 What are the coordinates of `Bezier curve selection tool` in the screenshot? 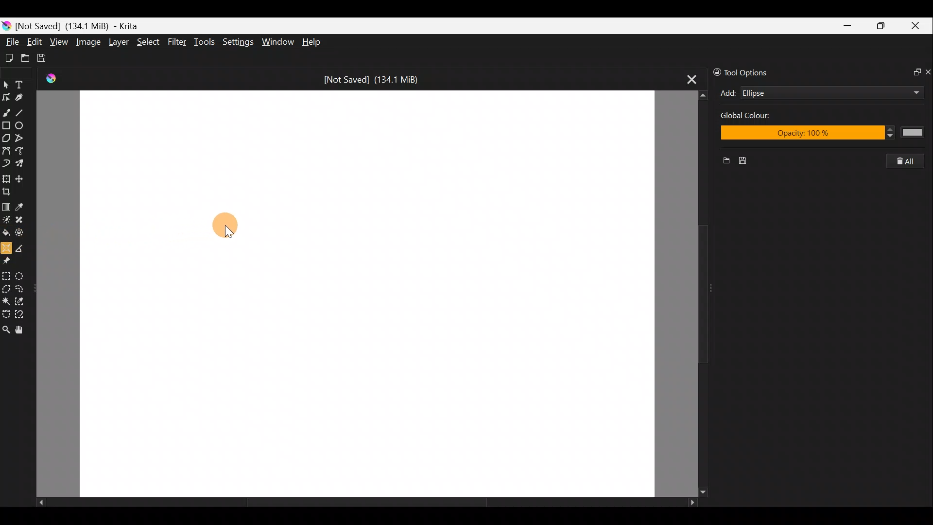 It's located at (6, 315).